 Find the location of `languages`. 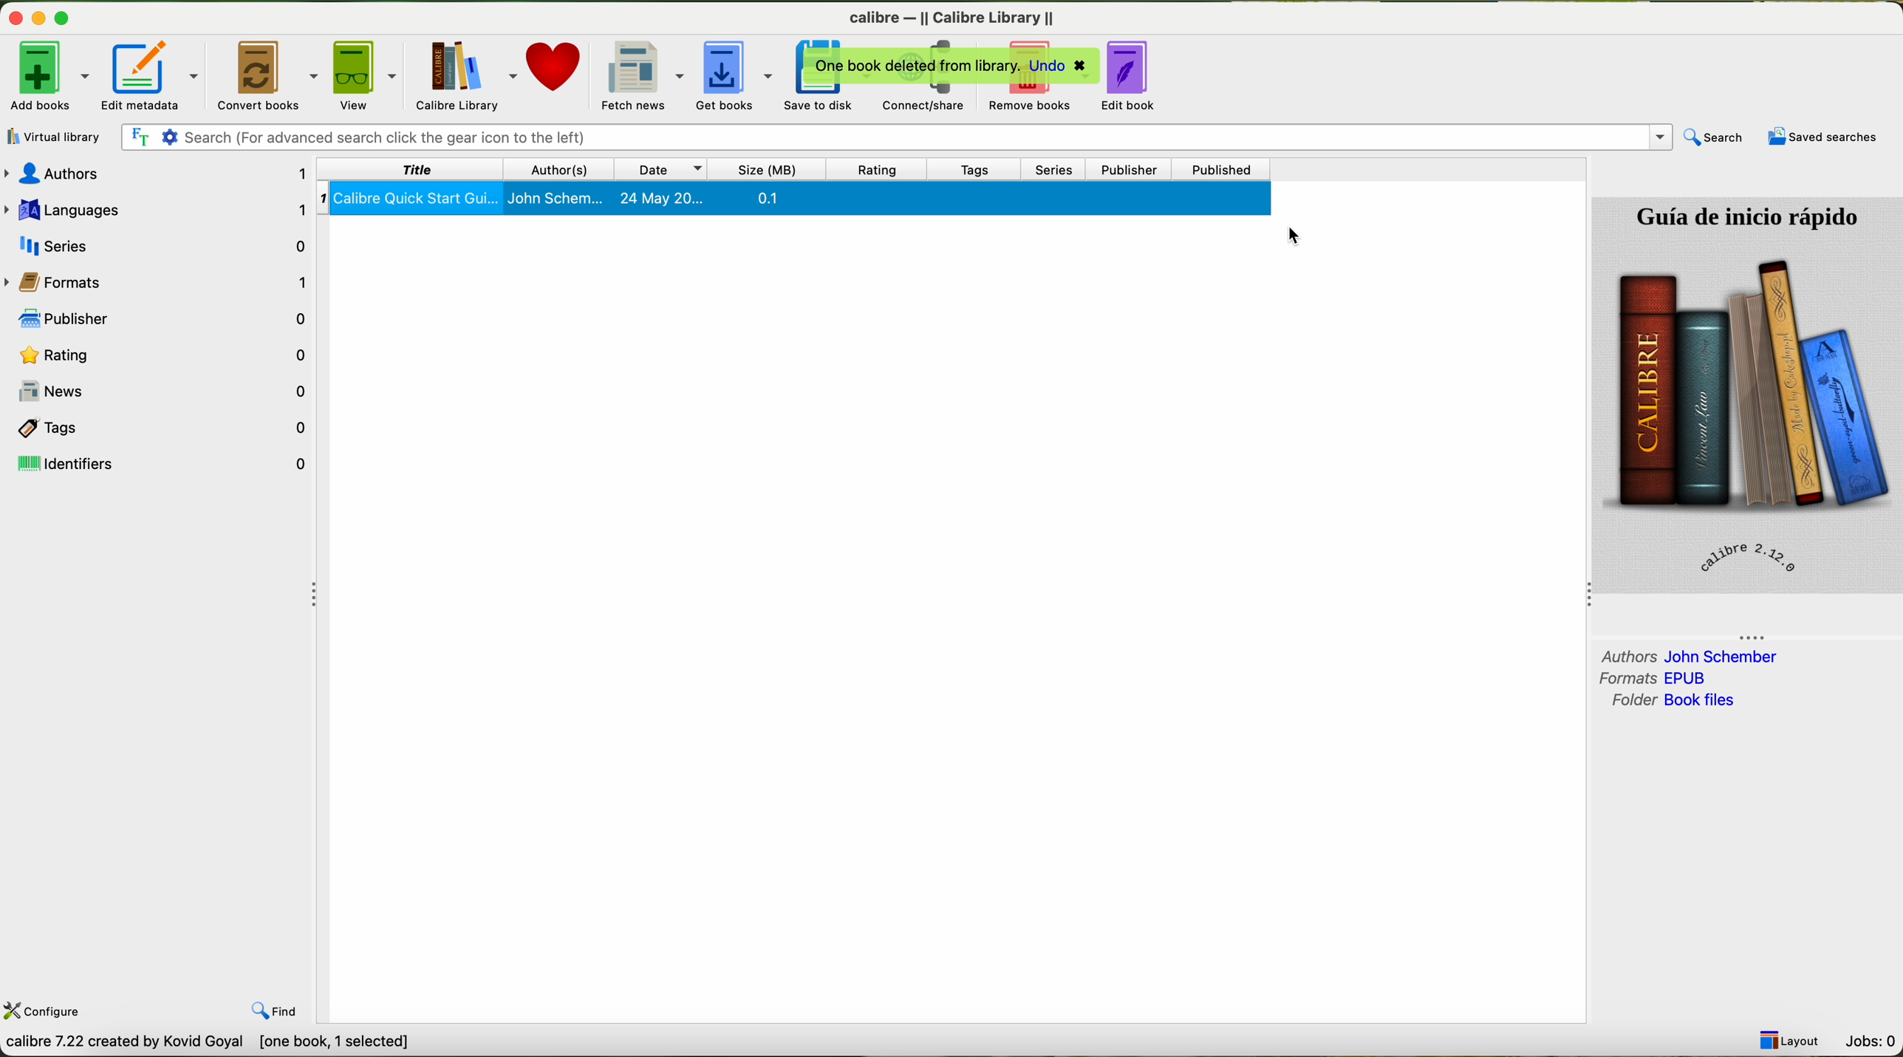

languages is located at coordinates (154, 209).